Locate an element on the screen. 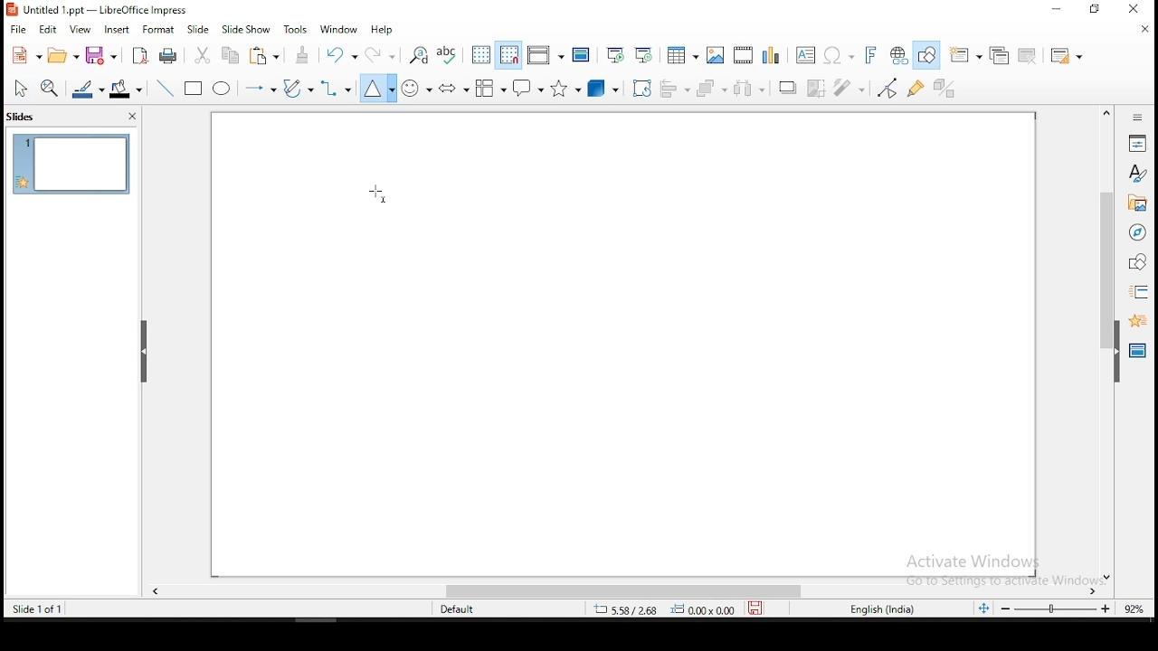 The width and height of the screenshot is (1158, 651). flowchart is located at coordinates (491, 88).